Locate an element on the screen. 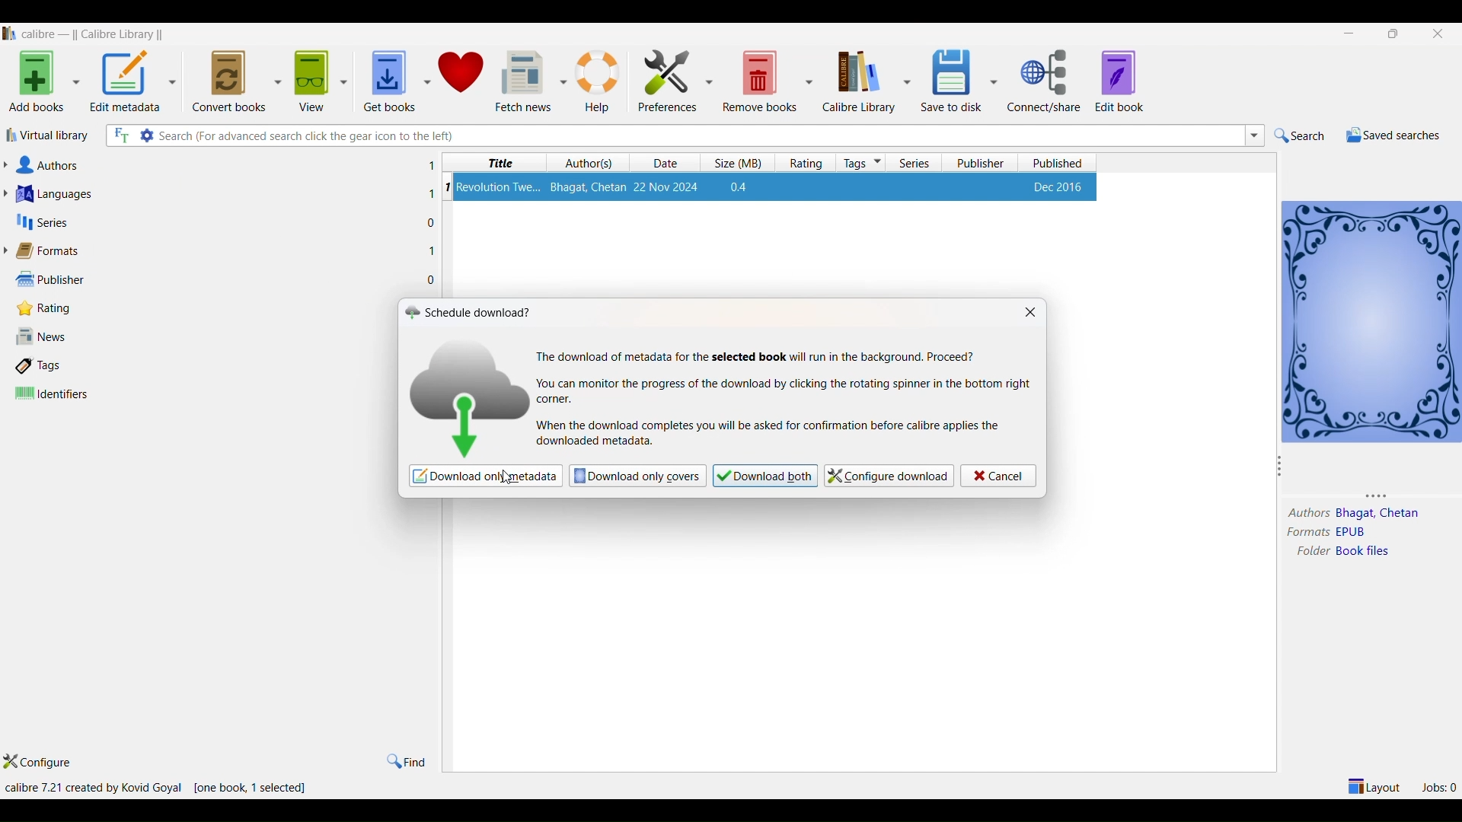 This screenshot has width=1462, height=822. series is located at coordinates (44, 222).